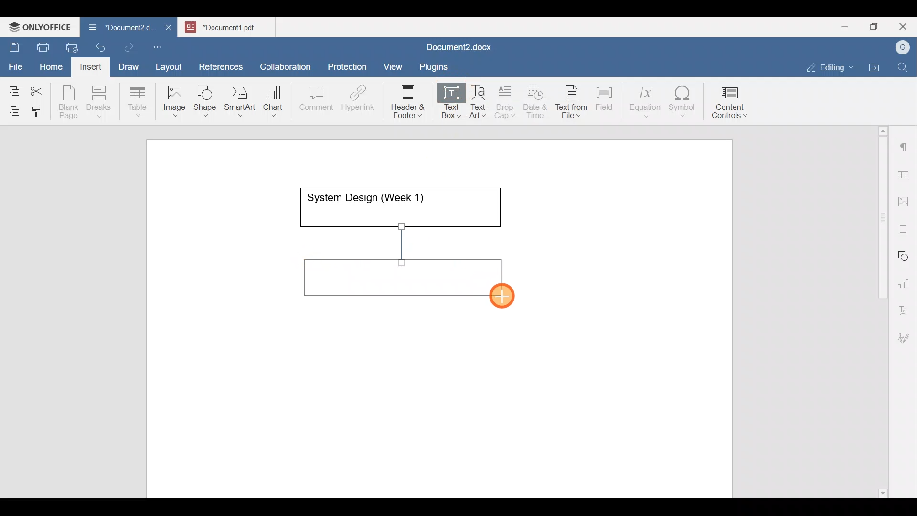  I want to click on Plugins, so click(437, 65).